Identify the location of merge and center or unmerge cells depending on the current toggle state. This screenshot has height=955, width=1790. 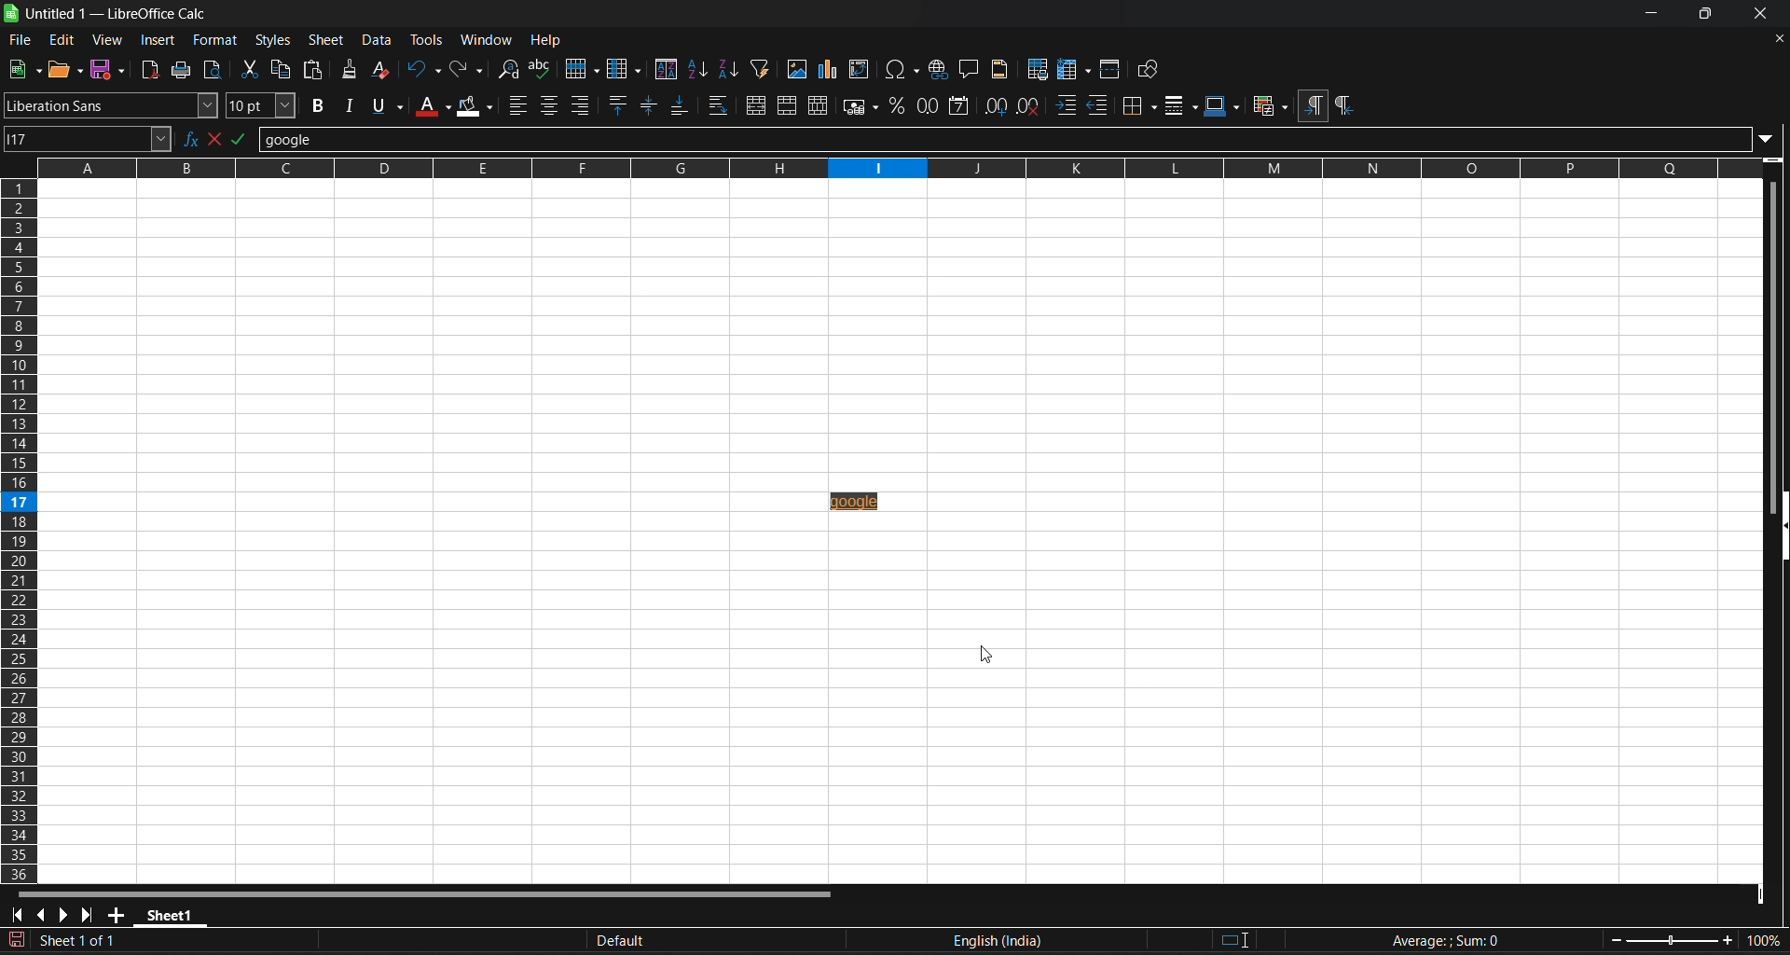
(755, 104).